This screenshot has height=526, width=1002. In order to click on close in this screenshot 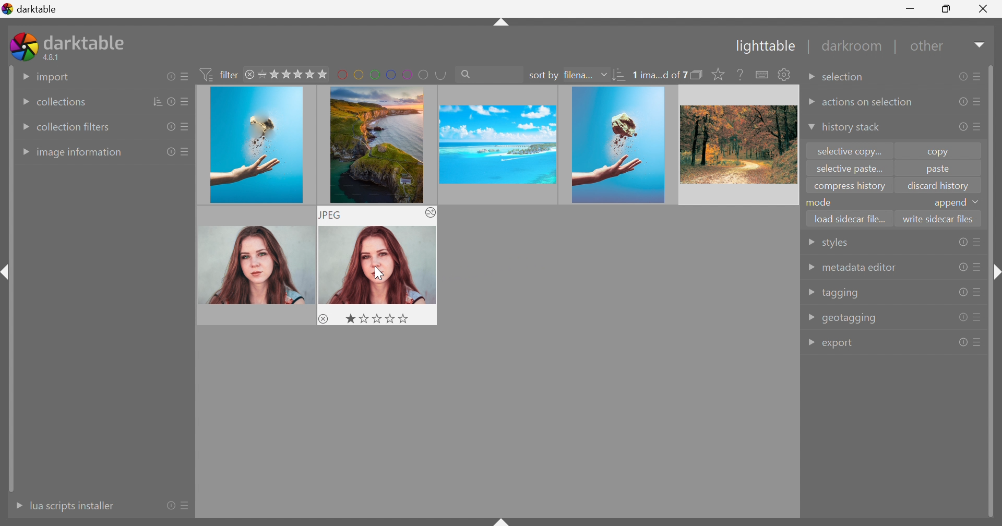, I will do `click(251, 76)`.